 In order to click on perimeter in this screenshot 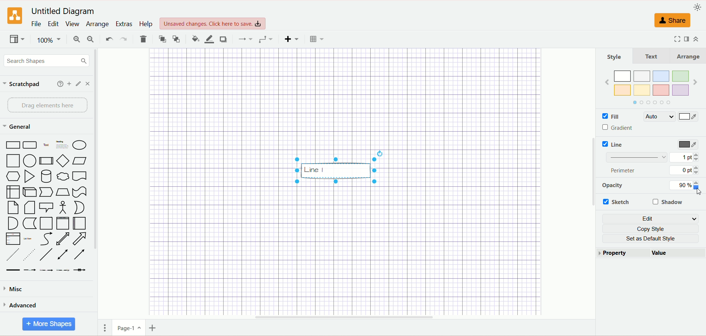, I will do `click(625, 170)`.